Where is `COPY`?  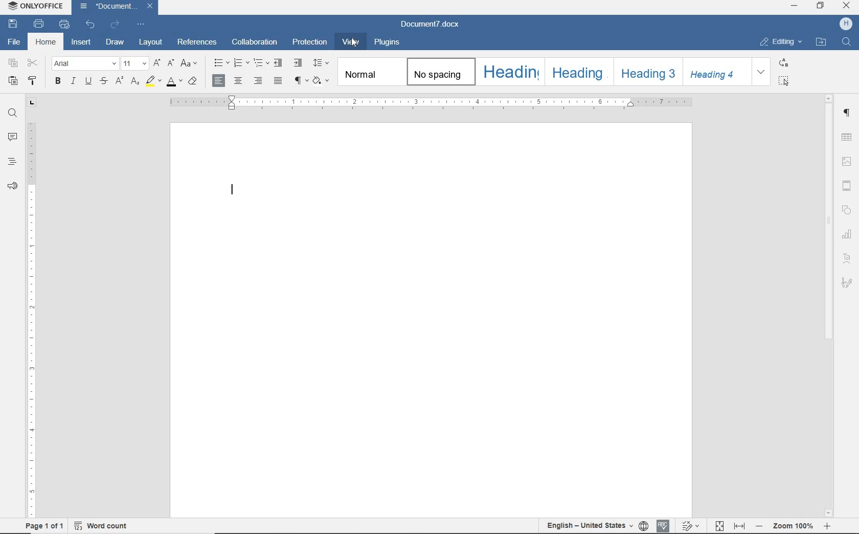 COPY is located at coordinates (13, 64).